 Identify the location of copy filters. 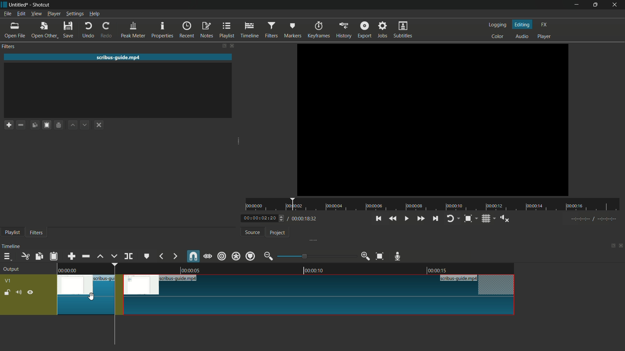
(35, 125).